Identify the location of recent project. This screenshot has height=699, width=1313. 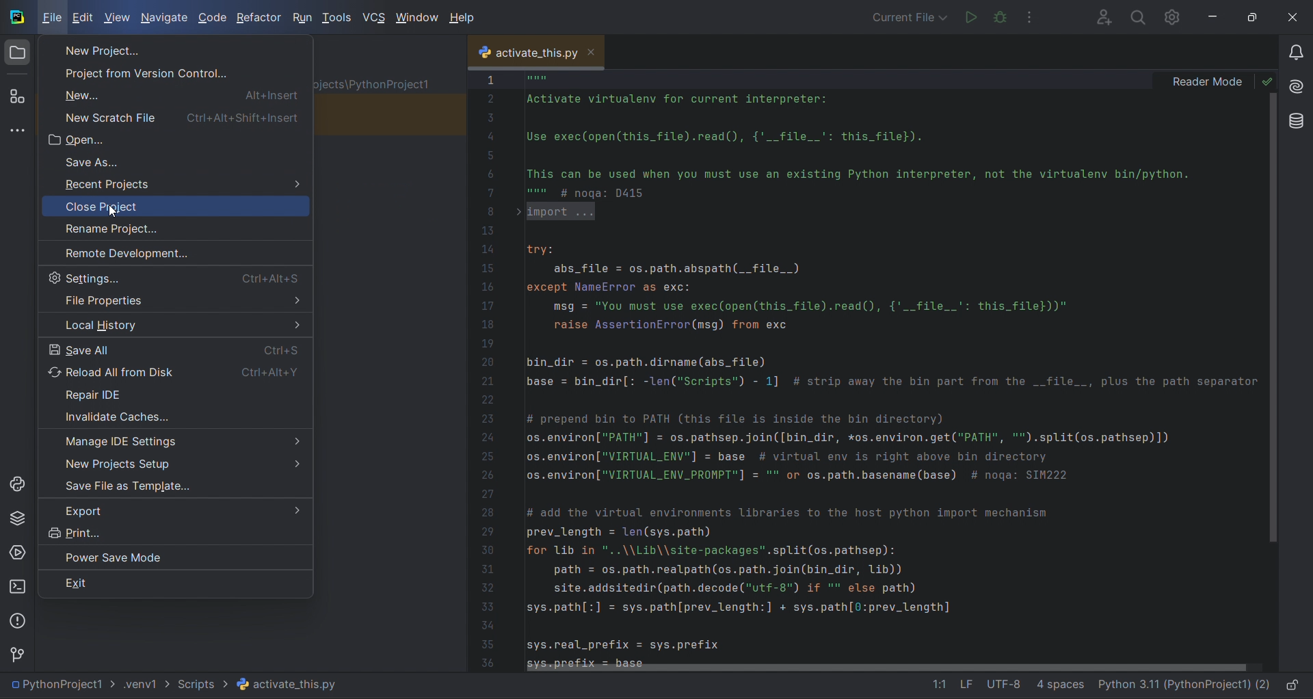
(174, 181).